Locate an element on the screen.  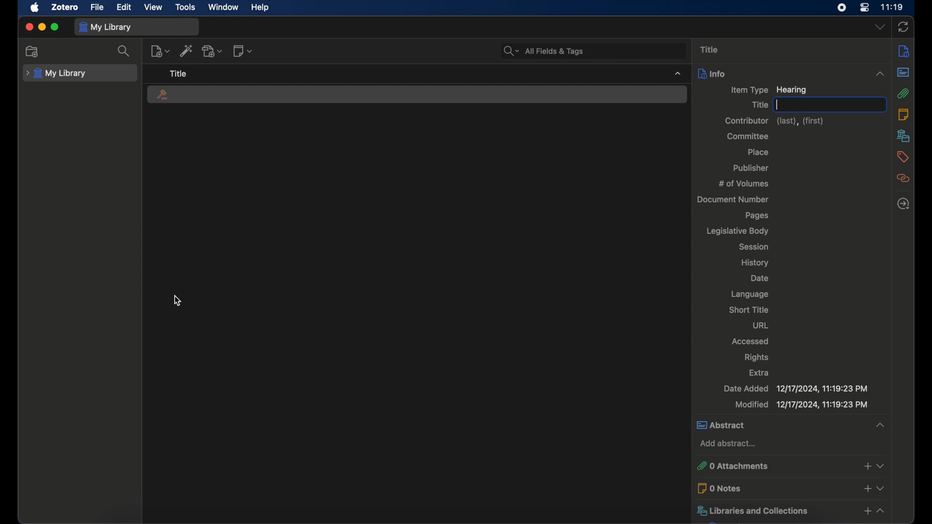
maximize is located at coordinates (55, 27).